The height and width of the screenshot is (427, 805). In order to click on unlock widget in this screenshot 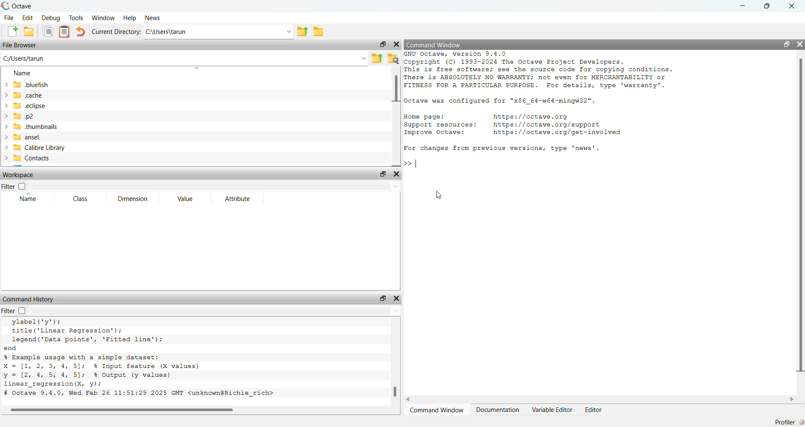, I will do `click(384, 174)`.